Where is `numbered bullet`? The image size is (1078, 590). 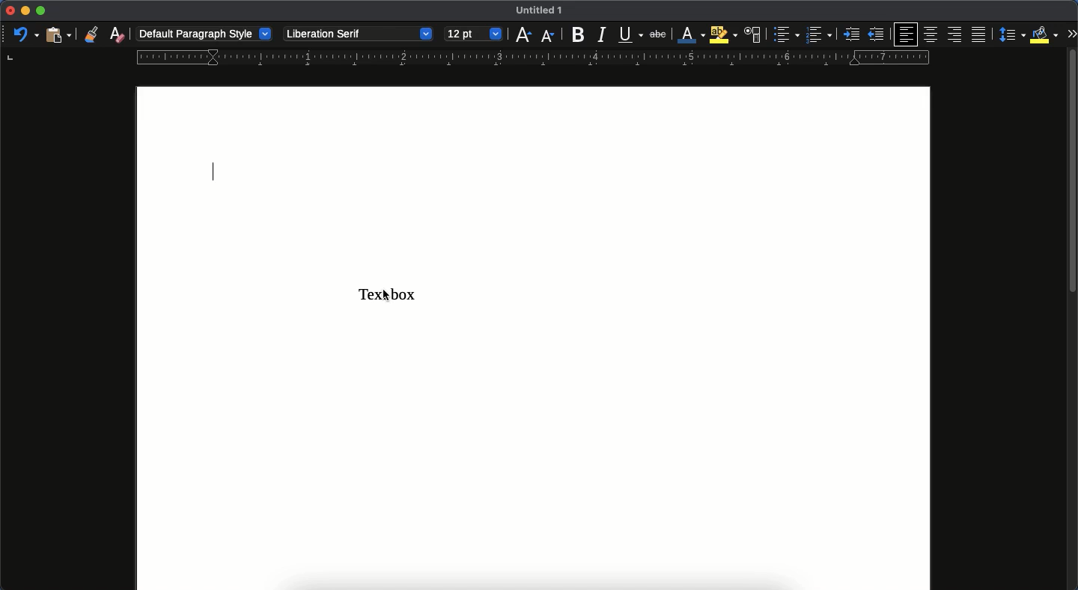
numbered bullet is located at coordinates (817, 35).